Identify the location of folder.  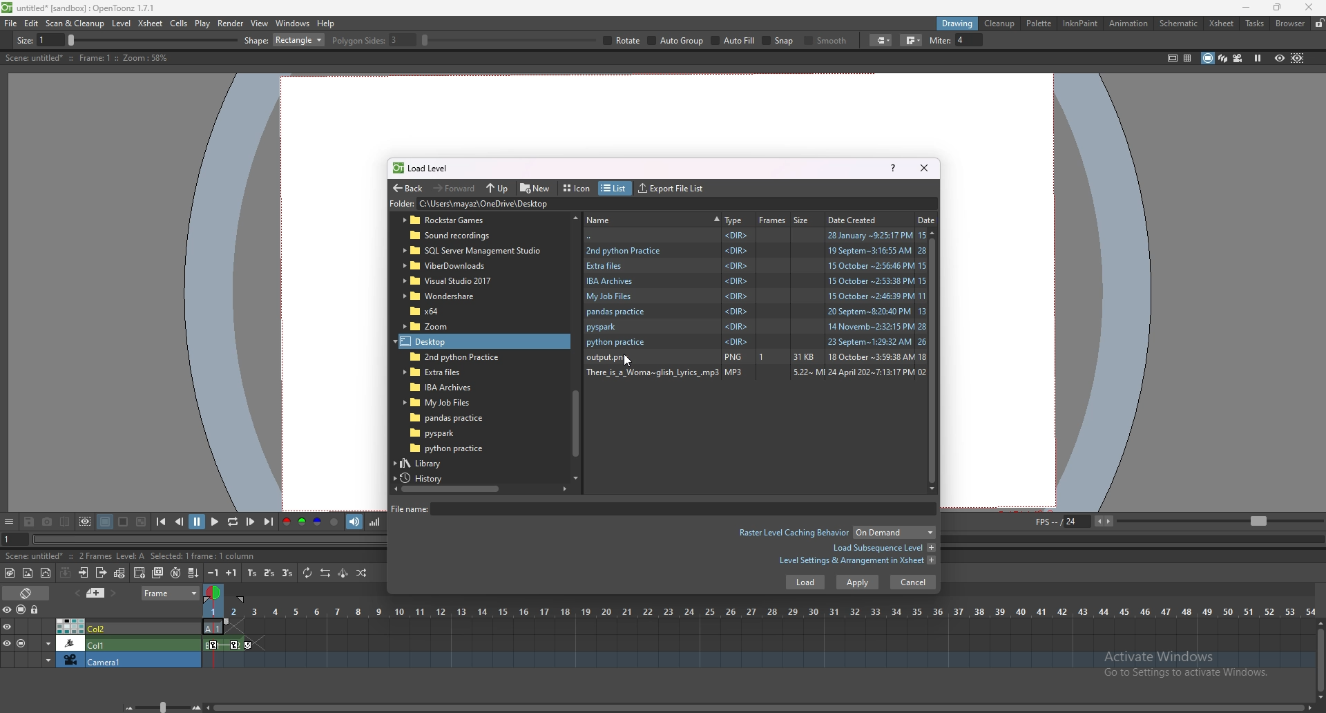
(455, 265).